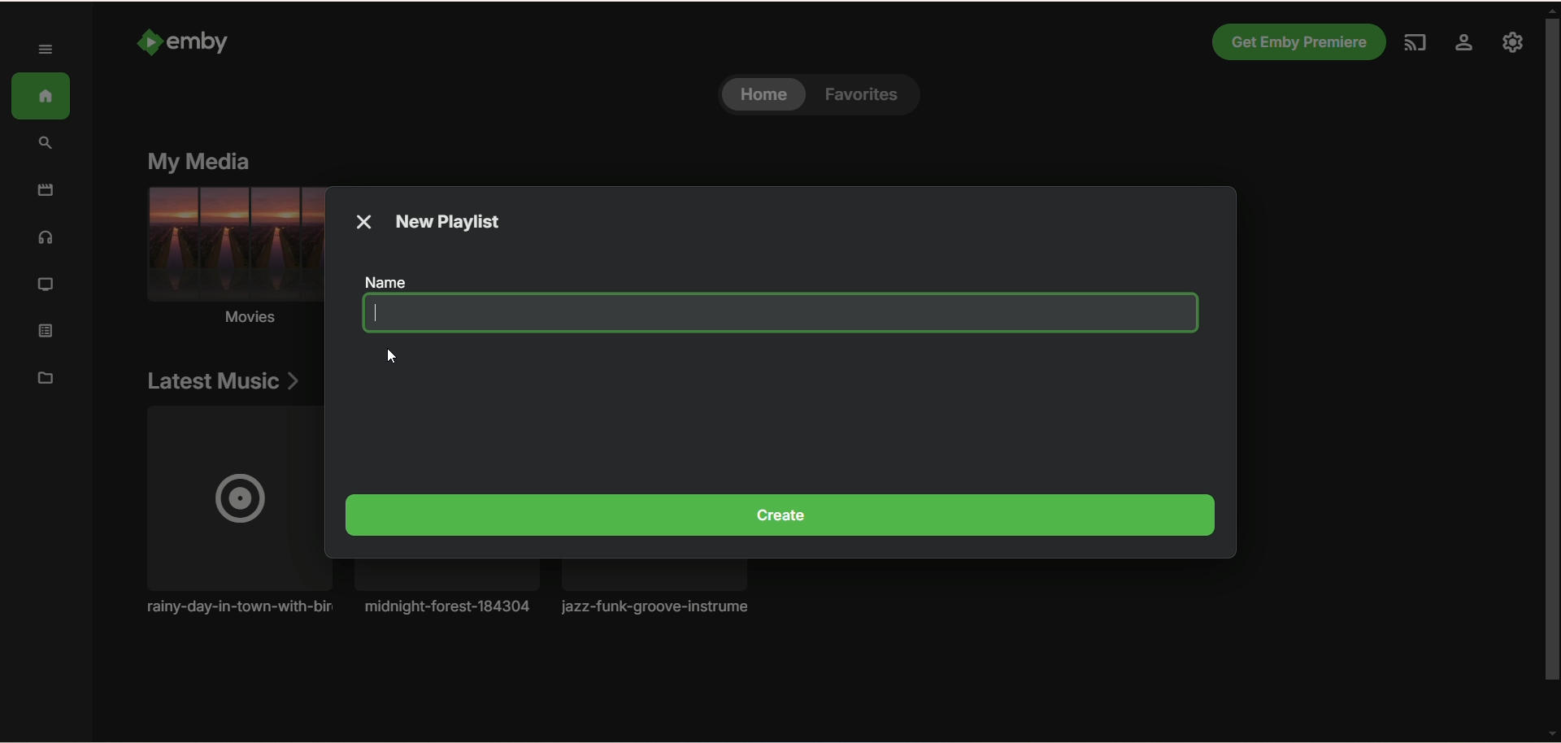 This screenshot has height=743, width=1561. What do you see at coordinates (42, 97) in the screenshot?
I see `home` at bounding box center [42, 97].